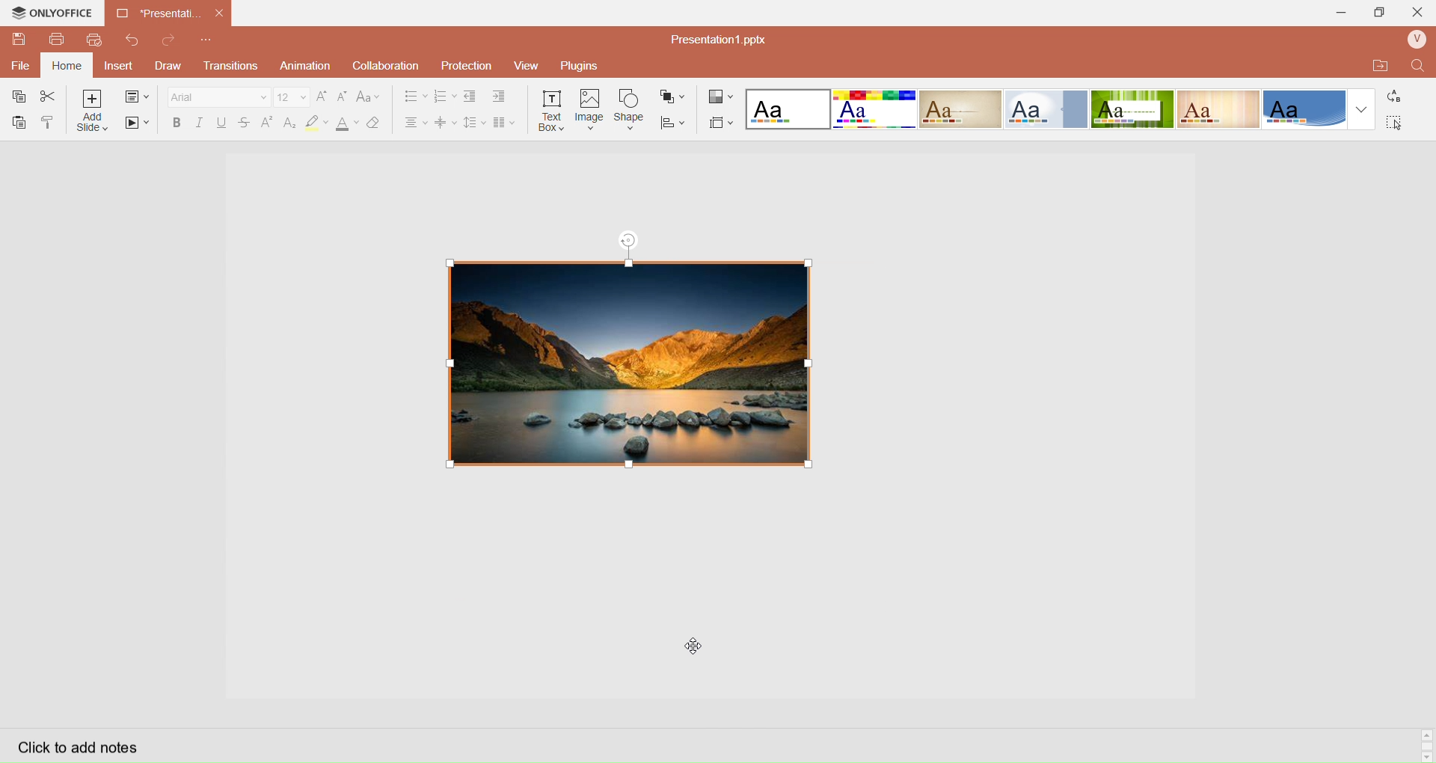  I want to click on onlyoffice , so click(62, 14).